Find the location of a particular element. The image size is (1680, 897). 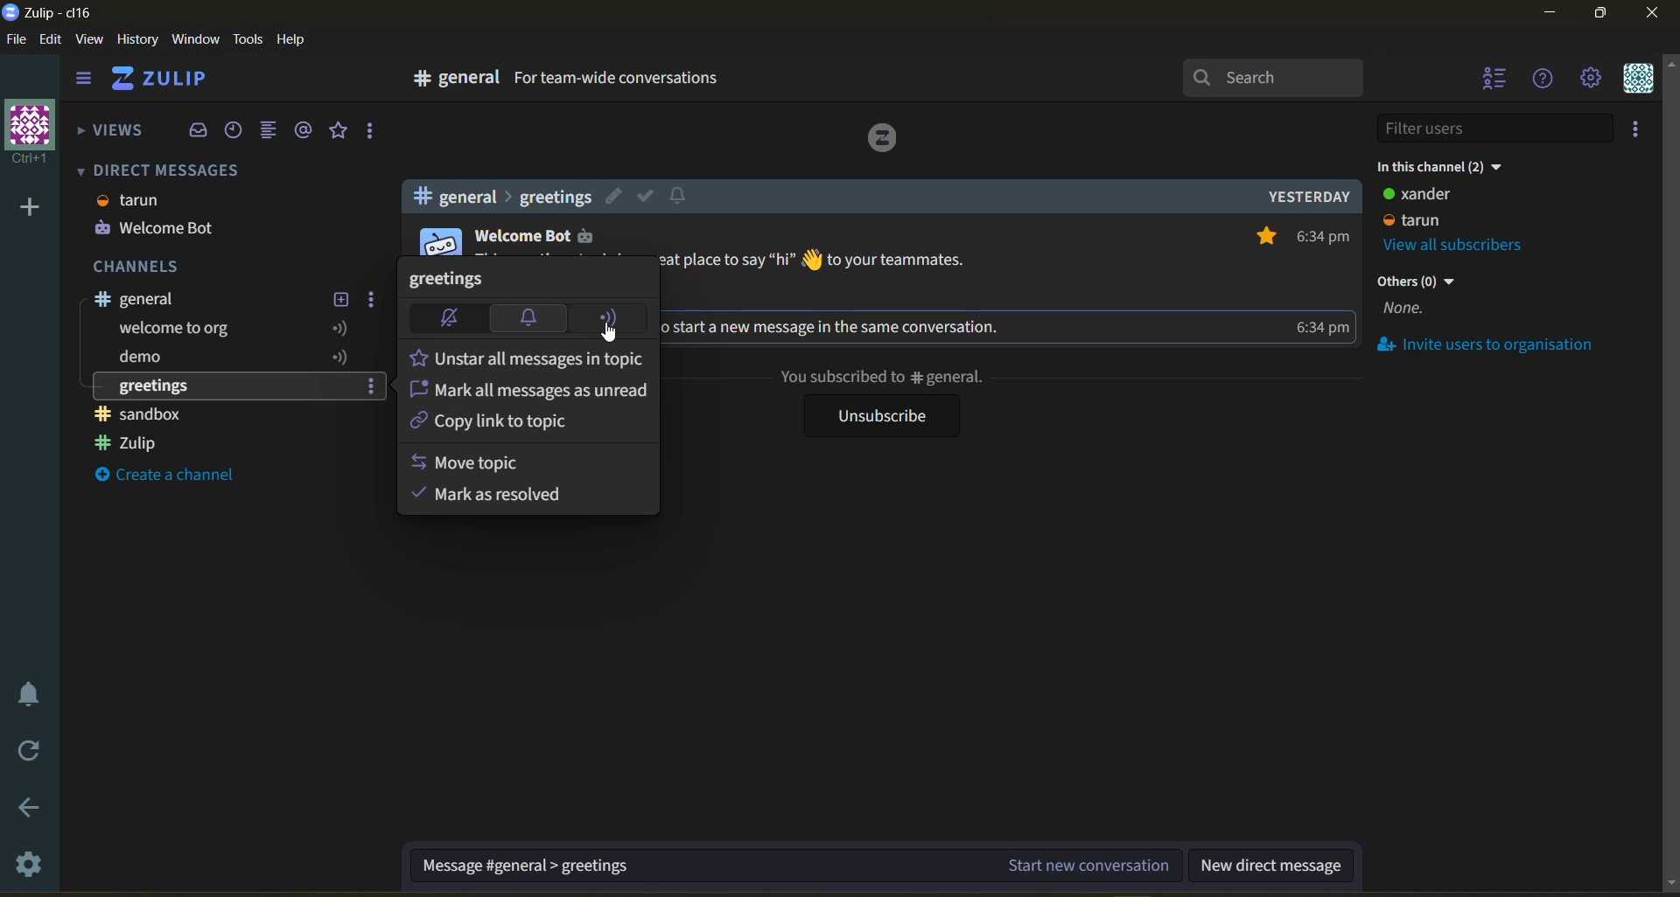

time is located at coordinates (1323, 284).